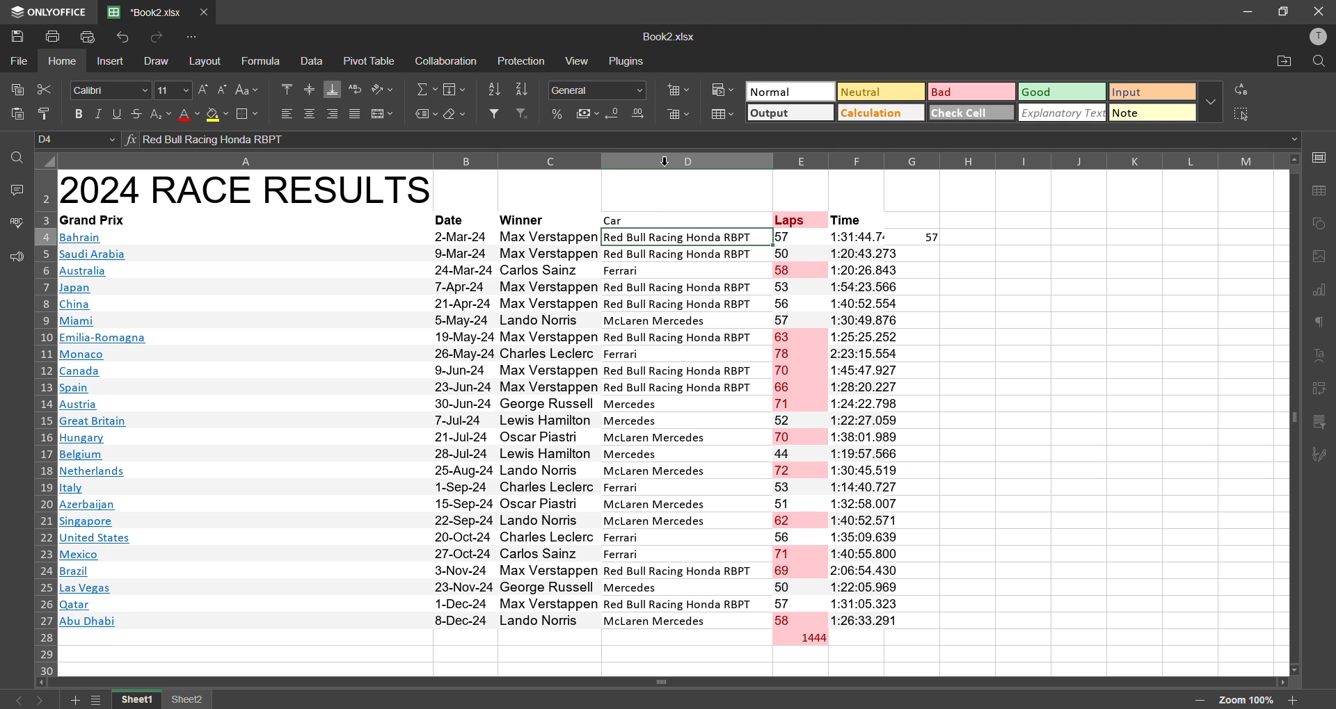 The width and height of the screenshot is (1336, 709). Describe the element at coordinates (1243, 113) in the screenshot. I see `select all` at that location.